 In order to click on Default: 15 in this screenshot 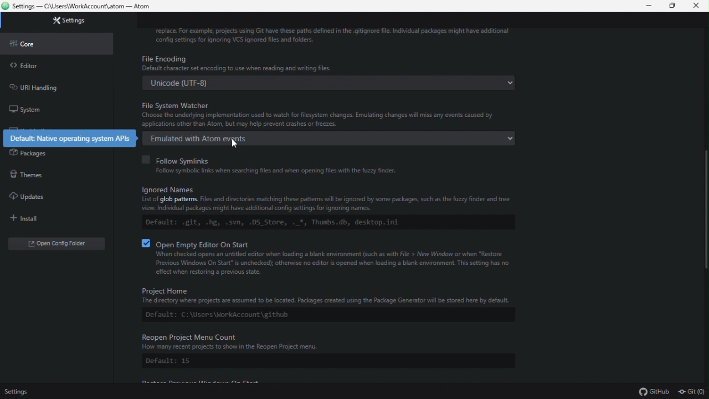, I will do `click(171, 362)`.